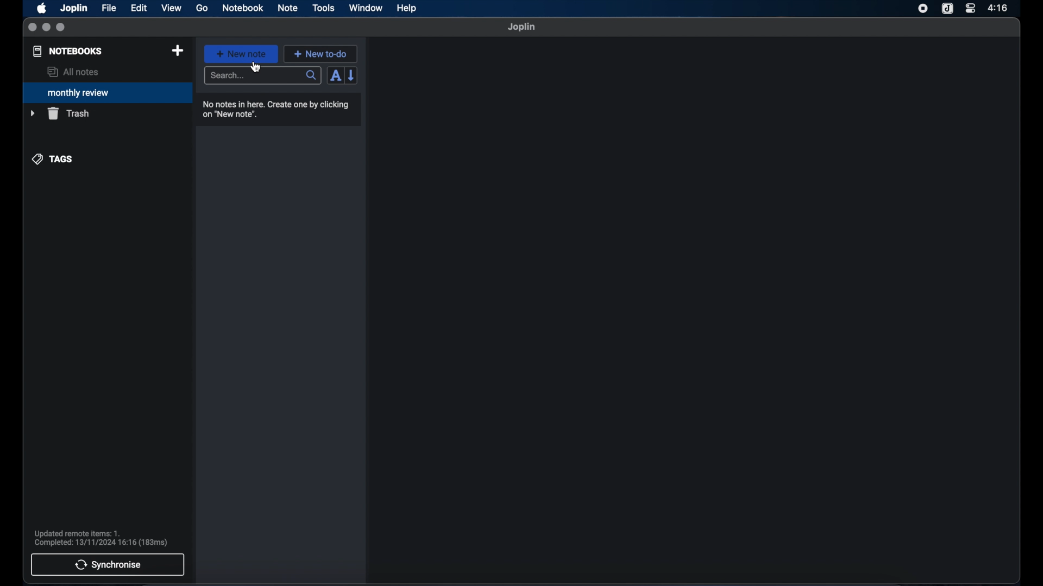 The width and height of the screenshot is (1043, 586). Describe the element at coordinates (323, 8) in the screenshot. I see `tools` at that location.